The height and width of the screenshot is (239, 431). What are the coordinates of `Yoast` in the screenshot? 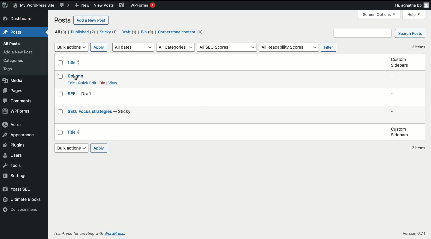 It's located at (122, 5).